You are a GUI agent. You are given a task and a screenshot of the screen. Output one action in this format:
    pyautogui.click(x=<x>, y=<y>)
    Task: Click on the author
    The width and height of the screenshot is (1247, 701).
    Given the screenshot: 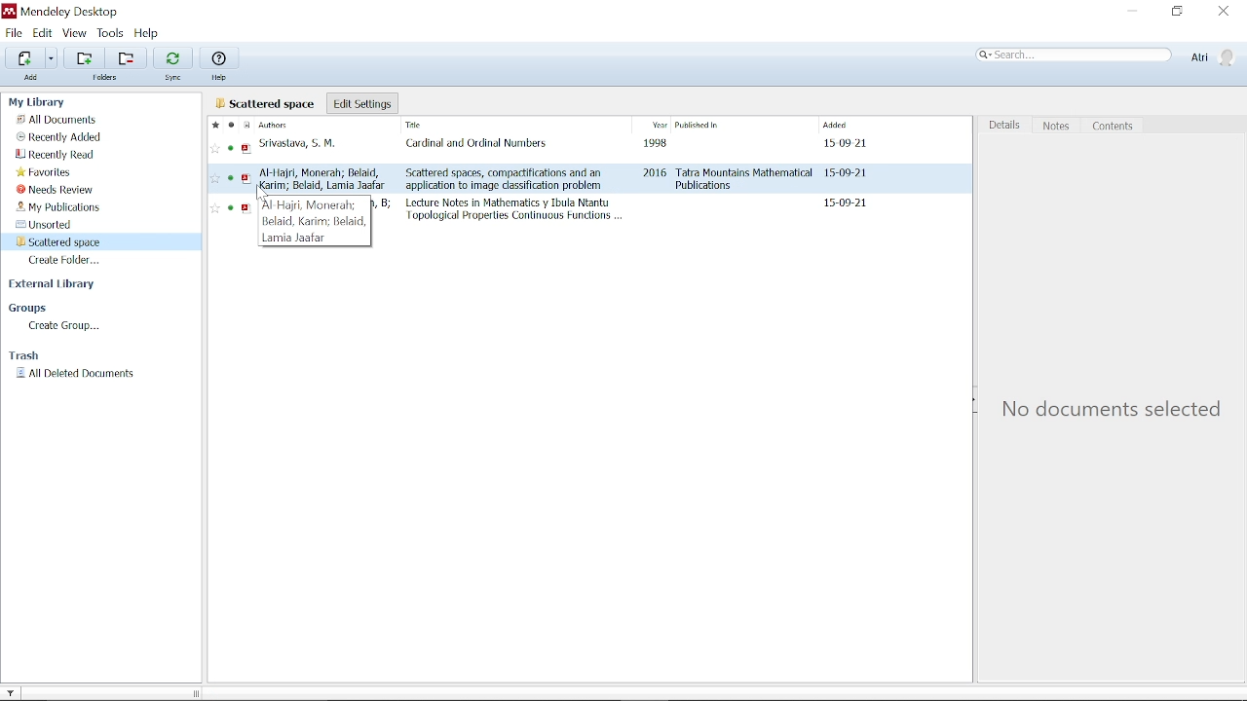 What is the action you would take?
    pyautogui.click(x=302, y=146)
    